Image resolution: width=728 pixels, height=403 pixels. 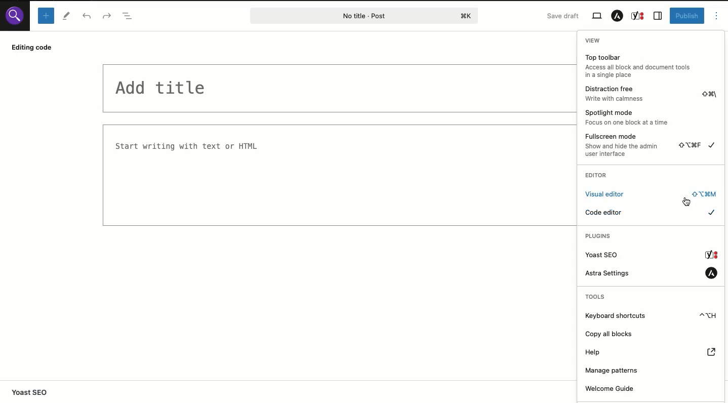 I want to click on Top toolbar, so click(x=639, y=65).